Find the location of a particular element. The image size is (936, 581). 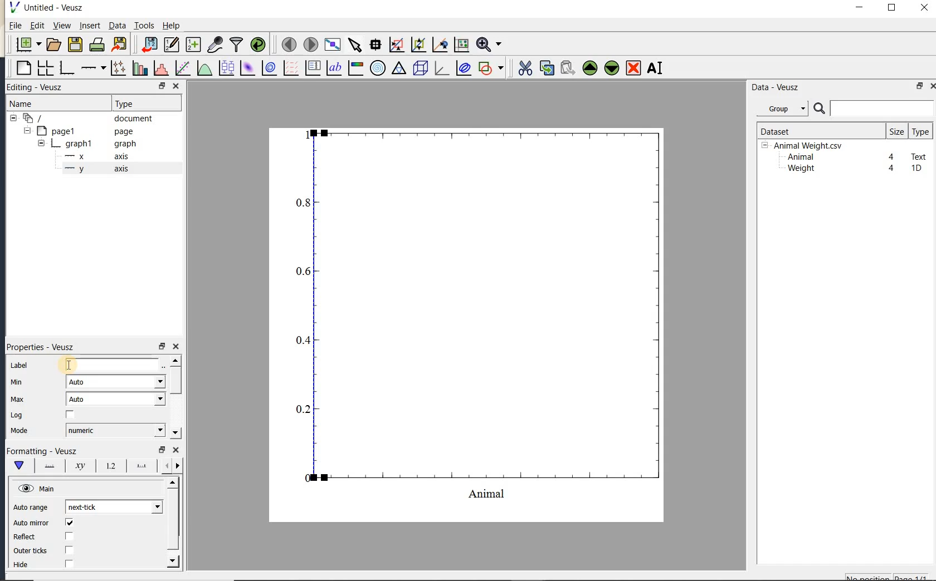

Mode is located at coordinates (19, 431).